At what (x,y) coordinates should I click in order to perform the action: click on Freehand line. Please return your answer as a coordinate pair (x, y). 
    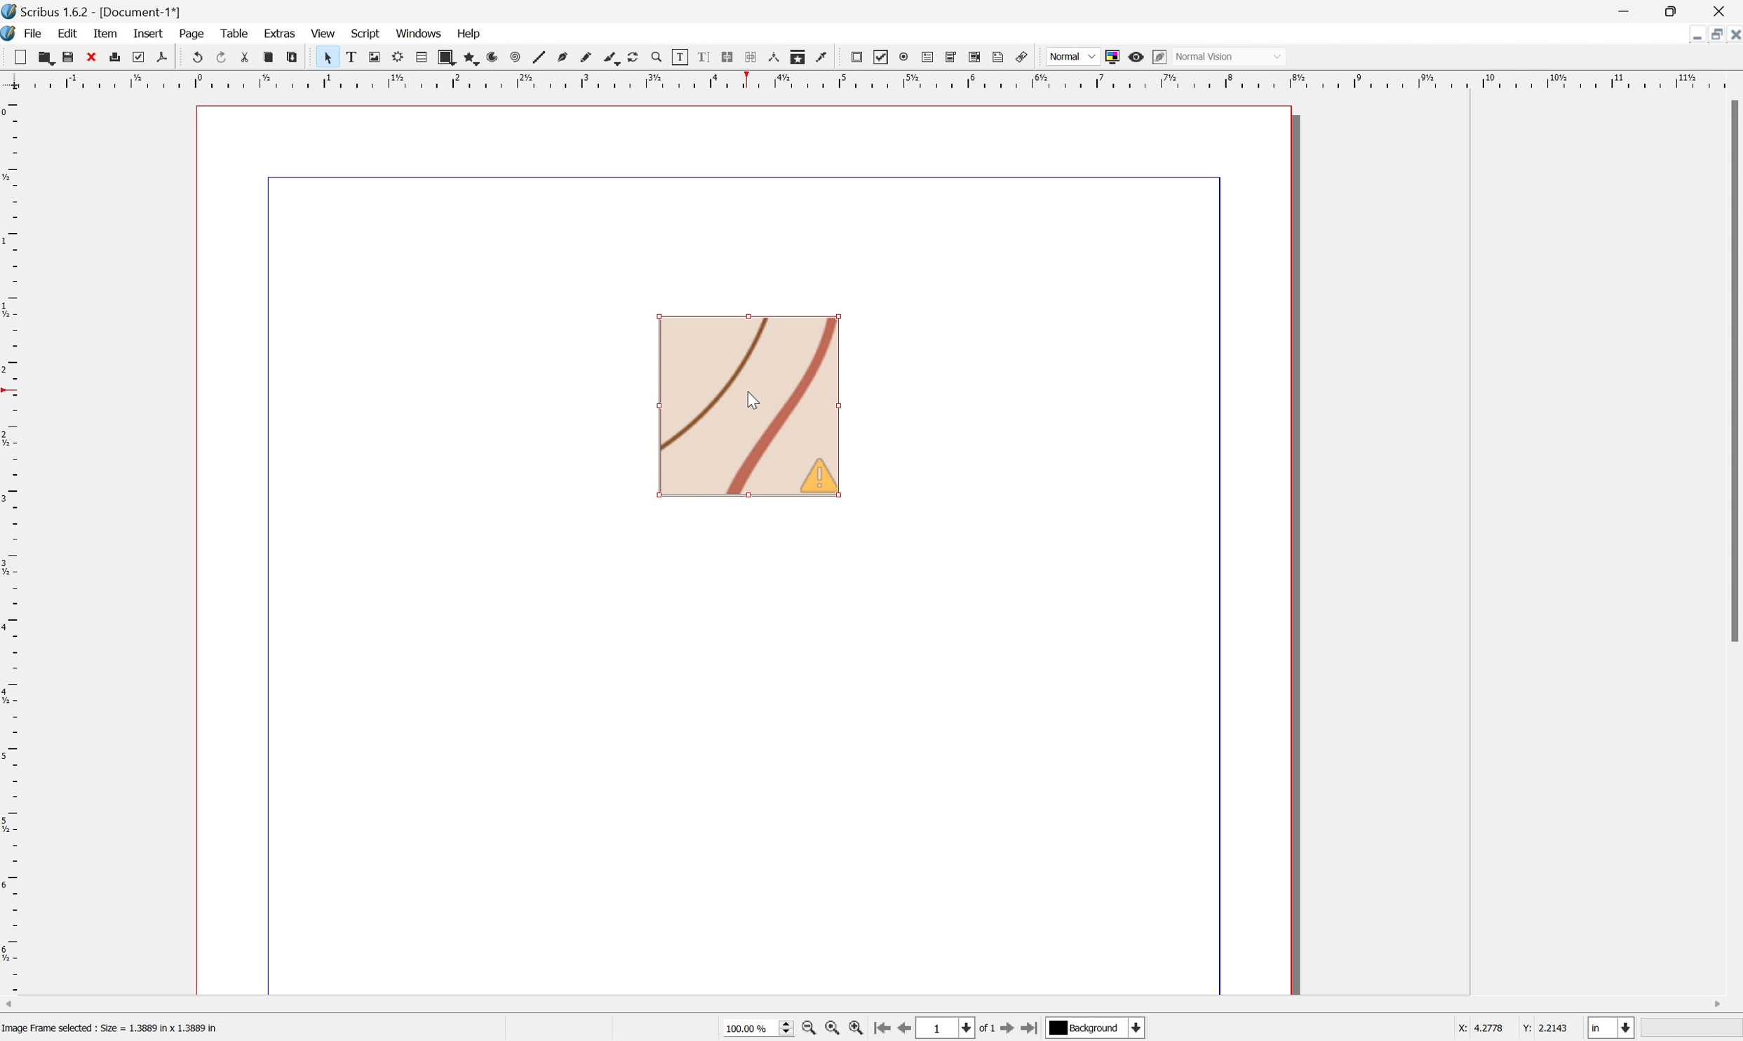
    Looking at the image, I should click on (589, 55).